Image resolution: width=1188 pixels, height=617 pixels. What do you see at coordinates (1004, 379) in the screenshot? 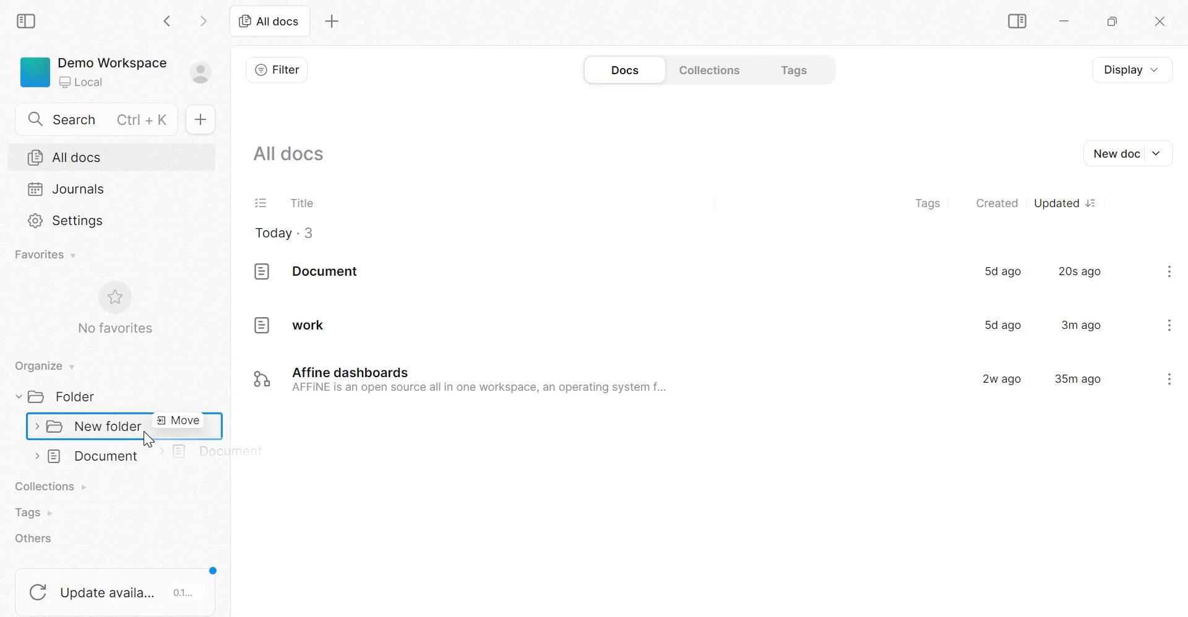
I see `2w ago` at bounding box center [1004, 379].